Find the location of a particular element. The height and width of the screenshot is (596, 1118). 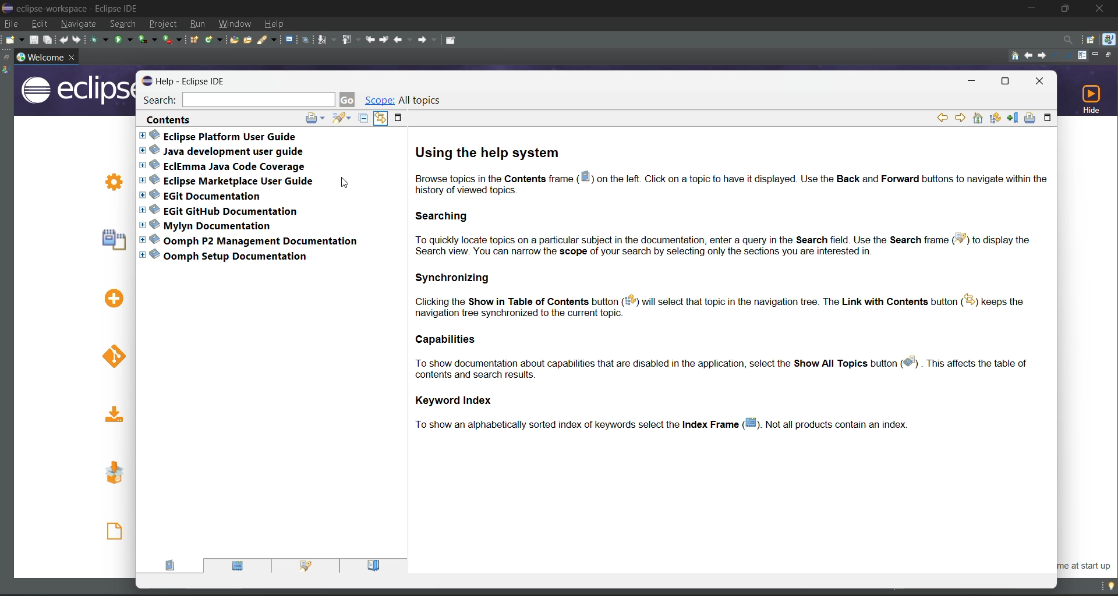

undo is located at coordinates (62, 39).